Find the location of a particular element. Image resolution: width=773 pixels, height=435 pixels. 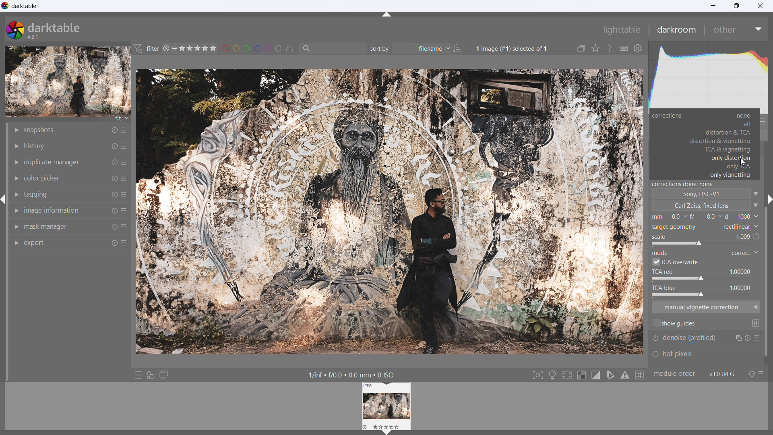

more options is located at coordinates (125, 241).